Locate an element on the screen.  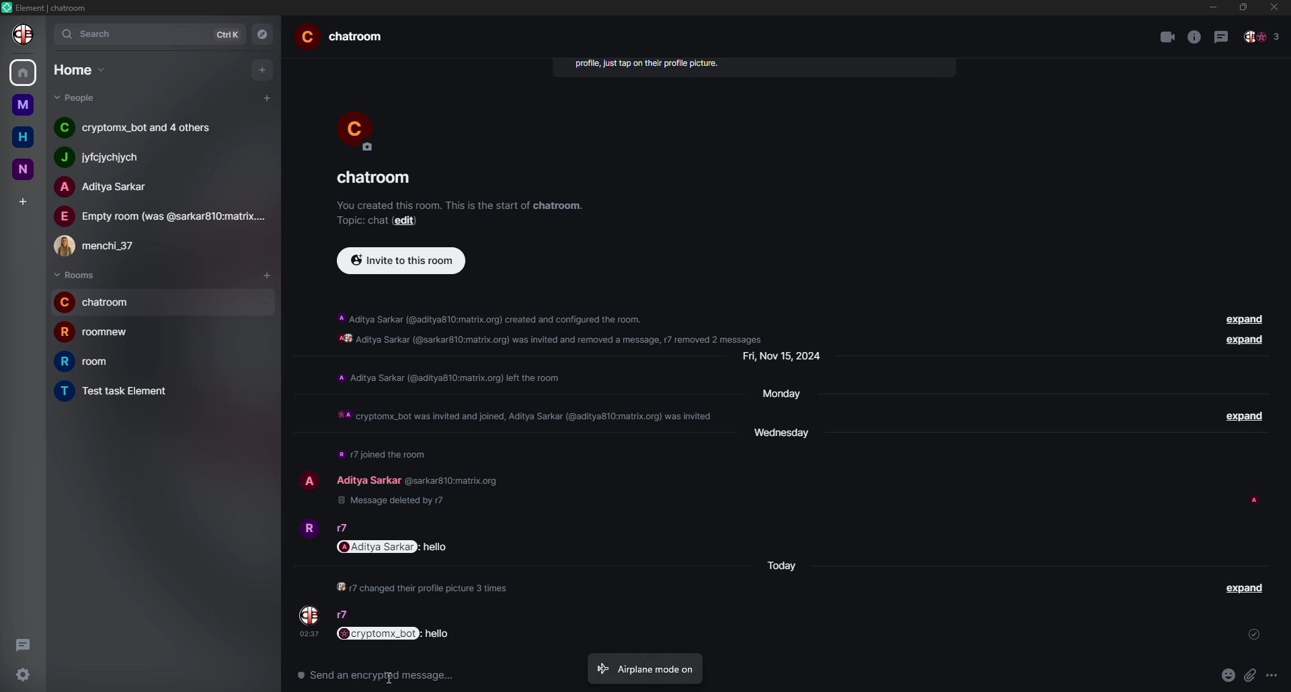
more is located at coordinates (1276, 675).